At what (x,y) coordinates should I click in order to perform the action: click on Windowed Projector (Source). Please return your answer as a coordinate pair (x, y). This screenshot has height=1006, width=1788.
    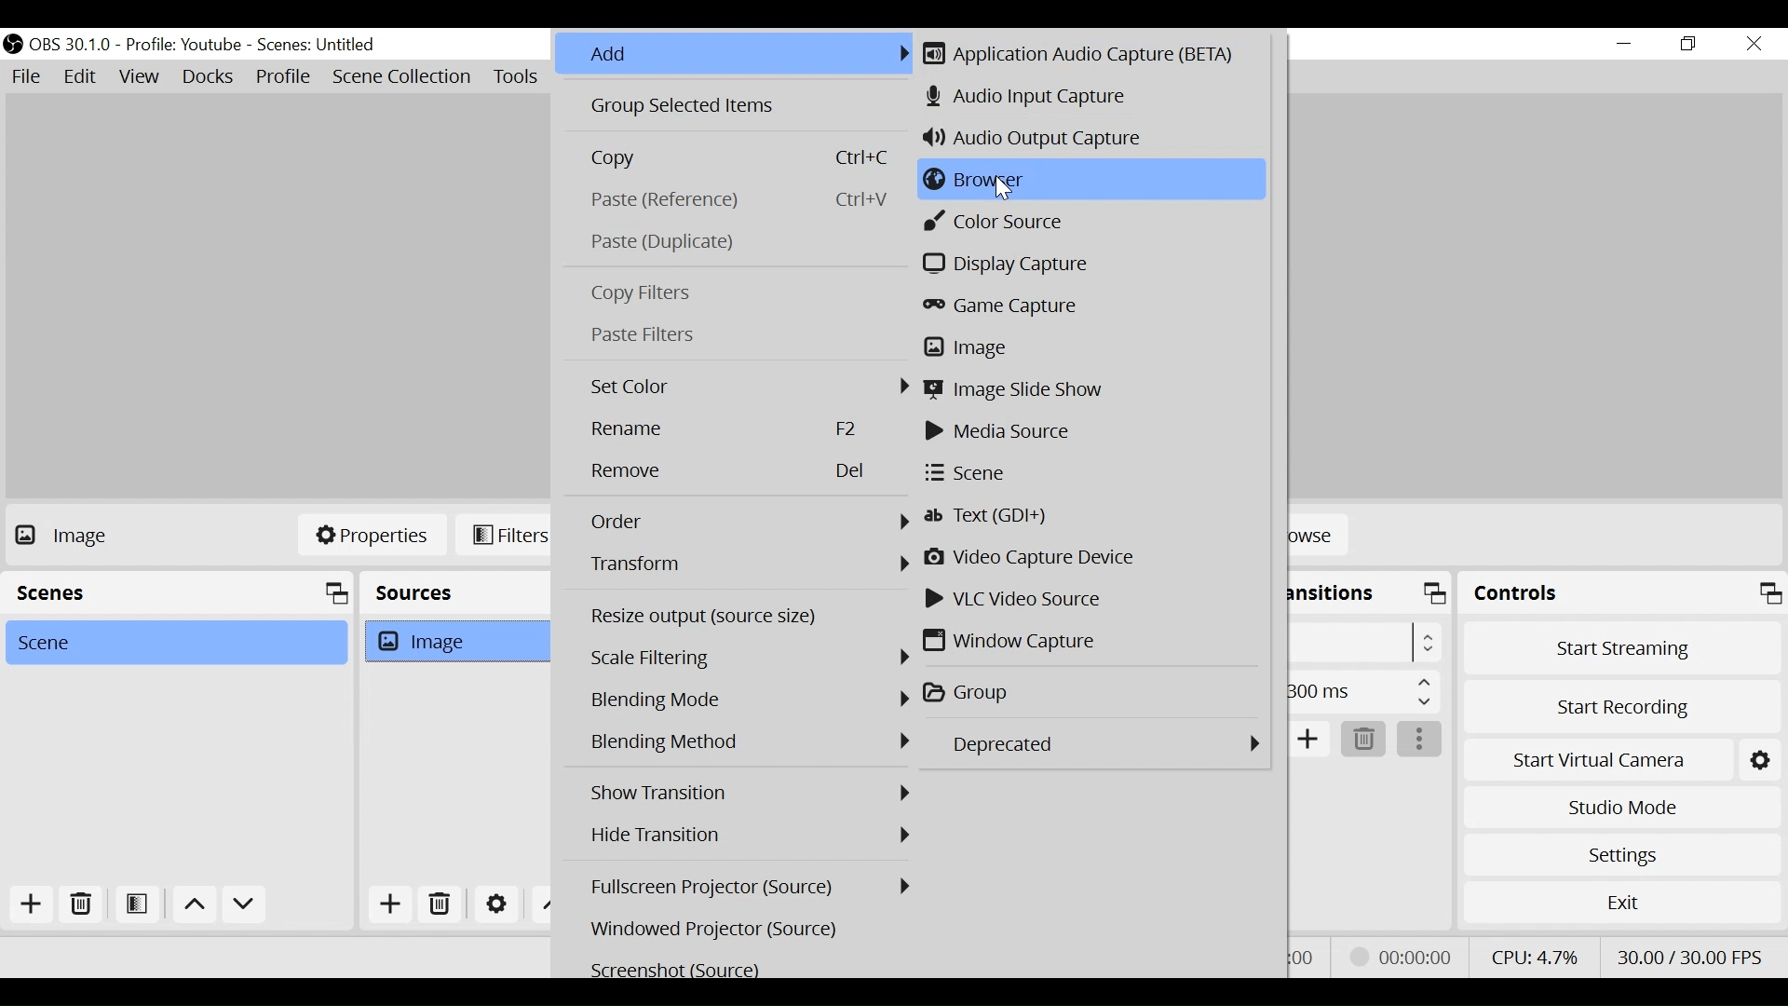
    Looking at the image, I should click on (752, 930).